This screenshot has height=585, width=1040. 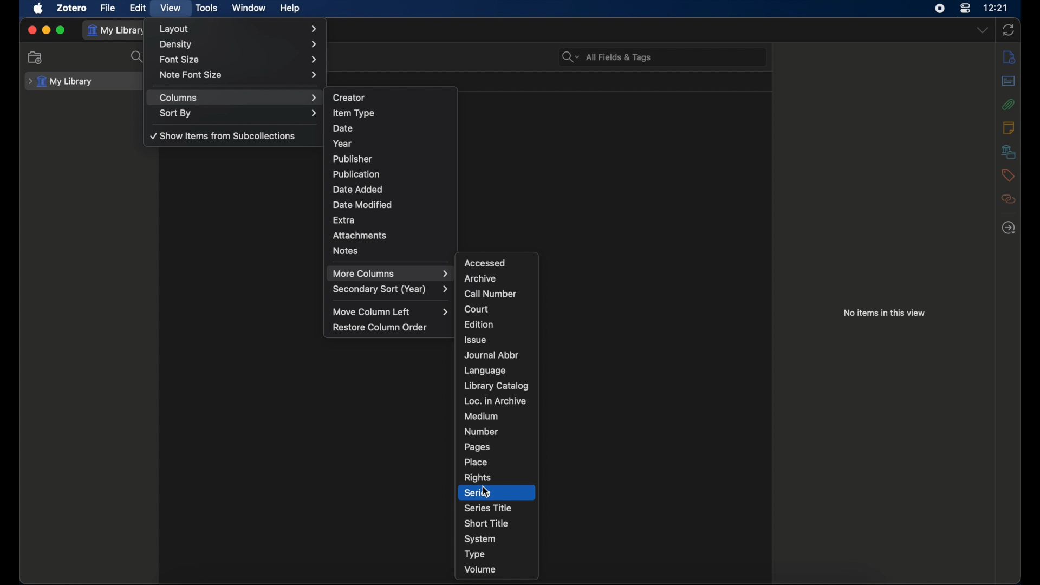 What do you see at coordinates (480, 324) in the screenshot?
I see `edition` at bounding box center [480, 324].